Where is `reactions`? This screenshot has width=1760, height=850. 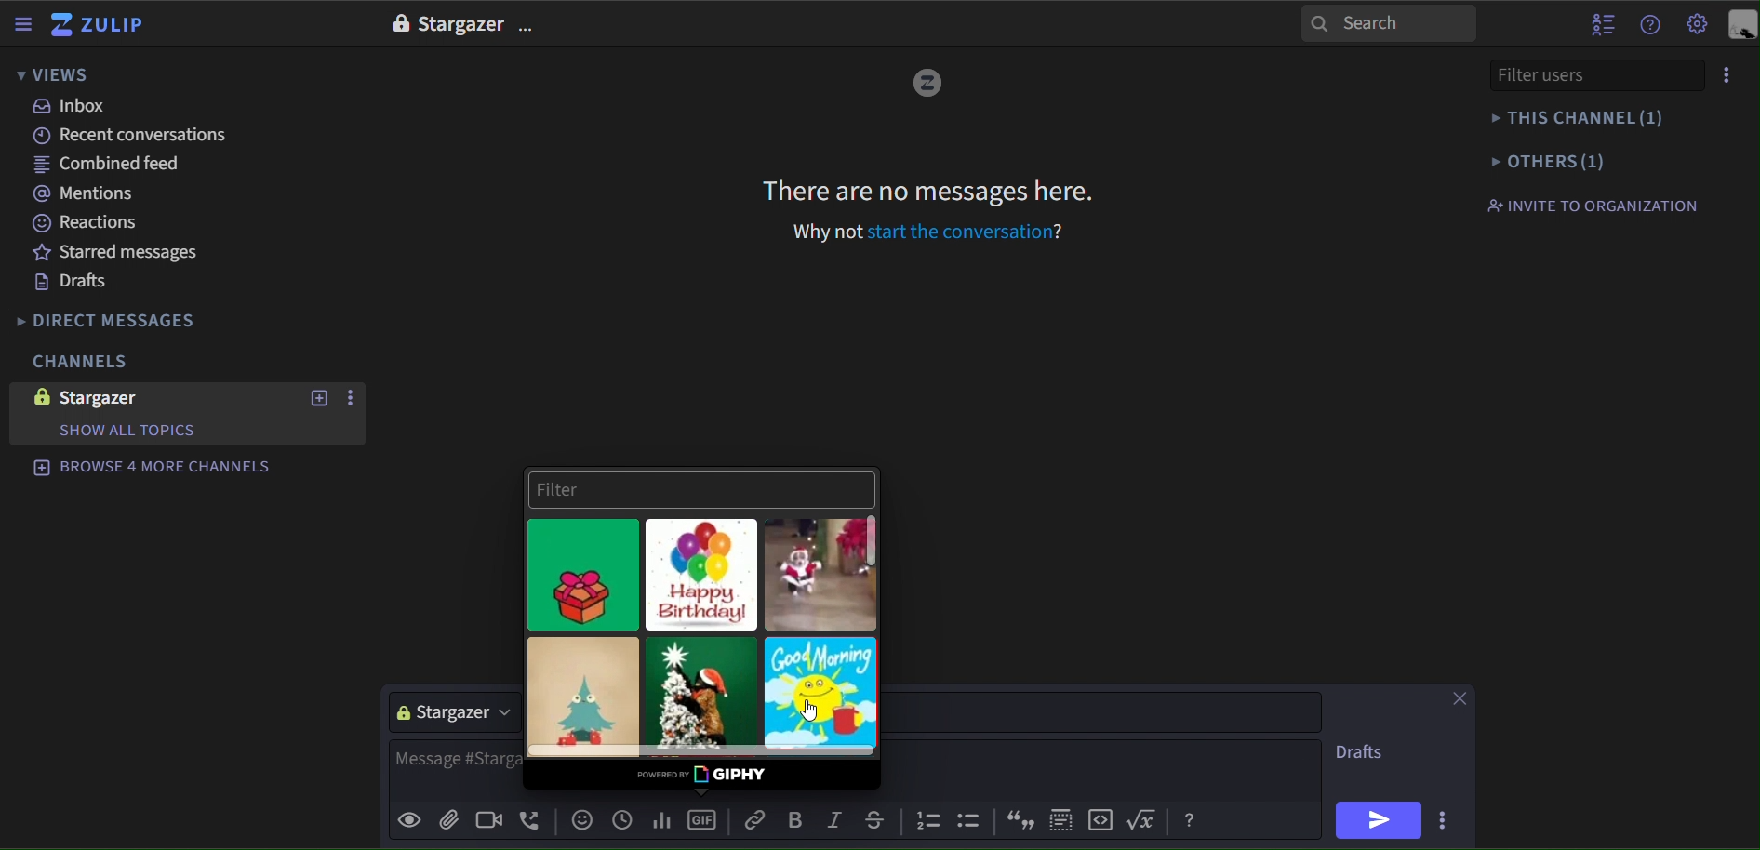 reactions is located at coordinates (99, 223).